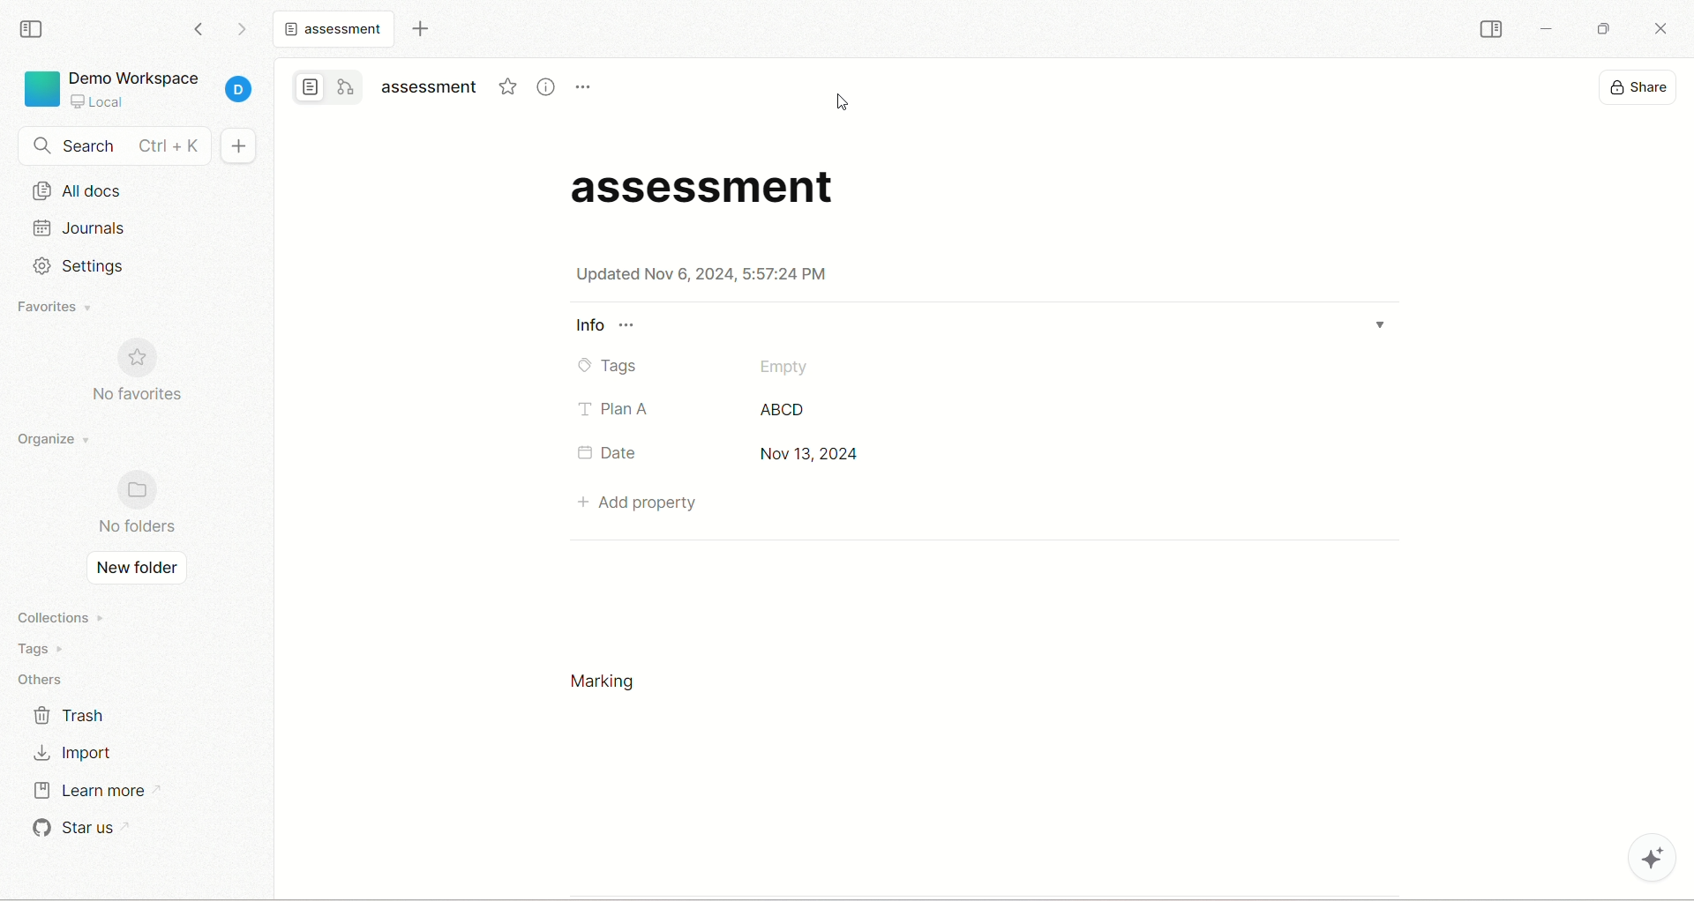 The width and height of the screenshot is (1694, 901). What do you see at coordinates (1495, 31) in the screenshot?
I see `collapse sidebar` at bounding box center [1495, 31].